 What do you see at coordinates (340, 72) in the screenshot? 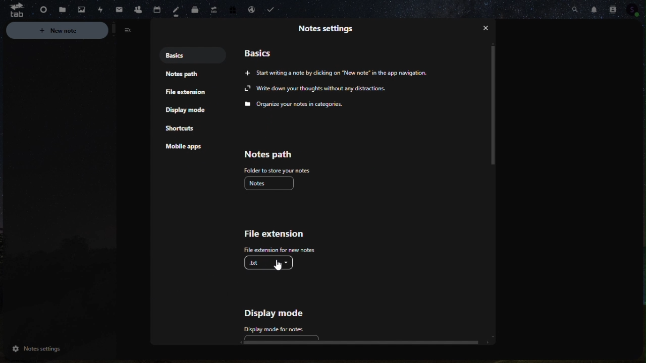
I see `Start writing a note` at bounding box center [340, 72].